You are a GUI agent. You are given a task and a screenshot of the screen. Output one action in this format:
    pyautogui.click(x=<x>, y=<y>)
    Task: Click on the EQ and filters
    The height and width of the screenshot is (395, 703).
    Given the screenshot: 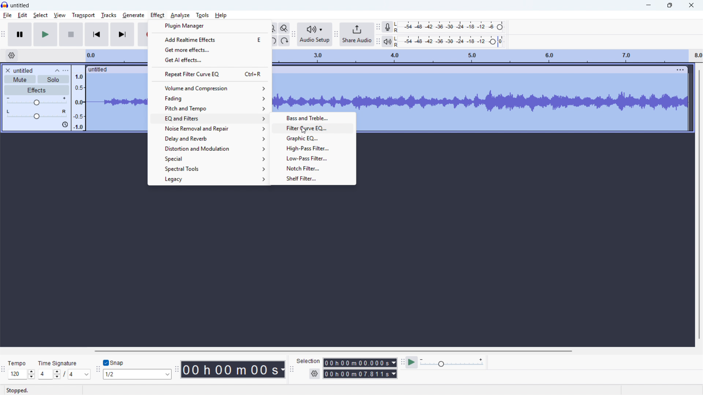 What is the action you would take?
    pyautogui.click(x=209, y=118)
    